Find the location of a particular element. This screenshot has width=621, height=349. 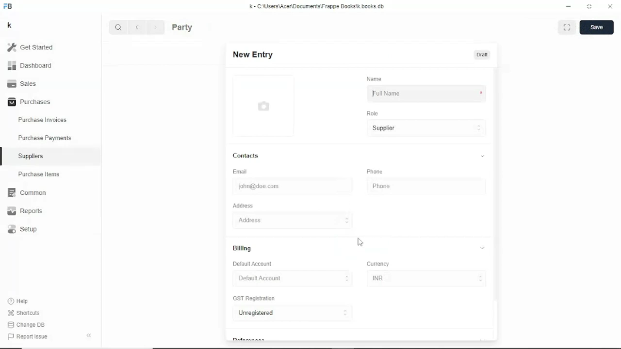

Default account is located at coordinates (293, 279).